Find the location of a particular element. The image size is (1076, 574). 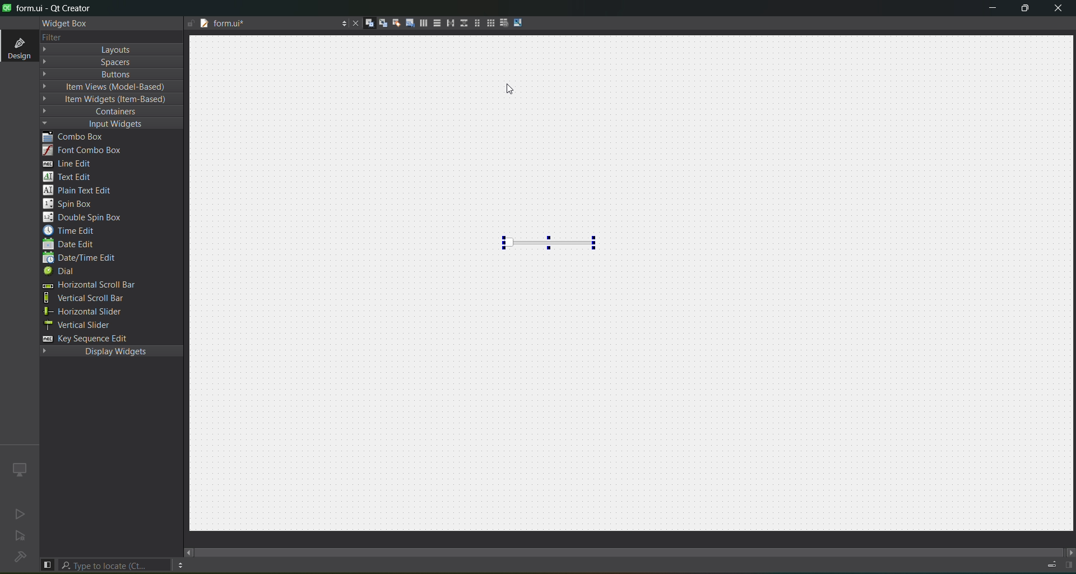

plain text edit is located at coordinates (82, 192).